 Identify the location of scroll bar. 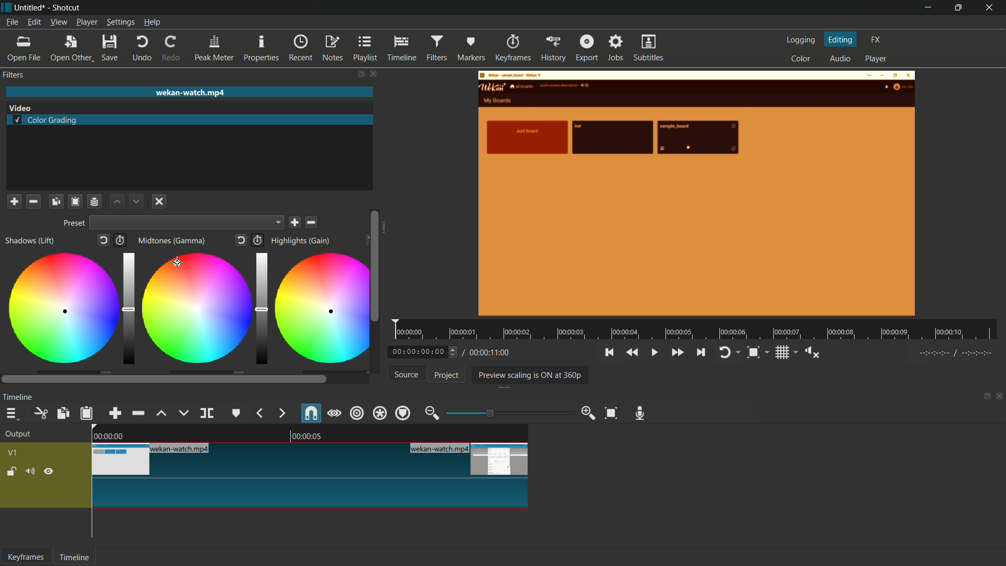
(165, 379).